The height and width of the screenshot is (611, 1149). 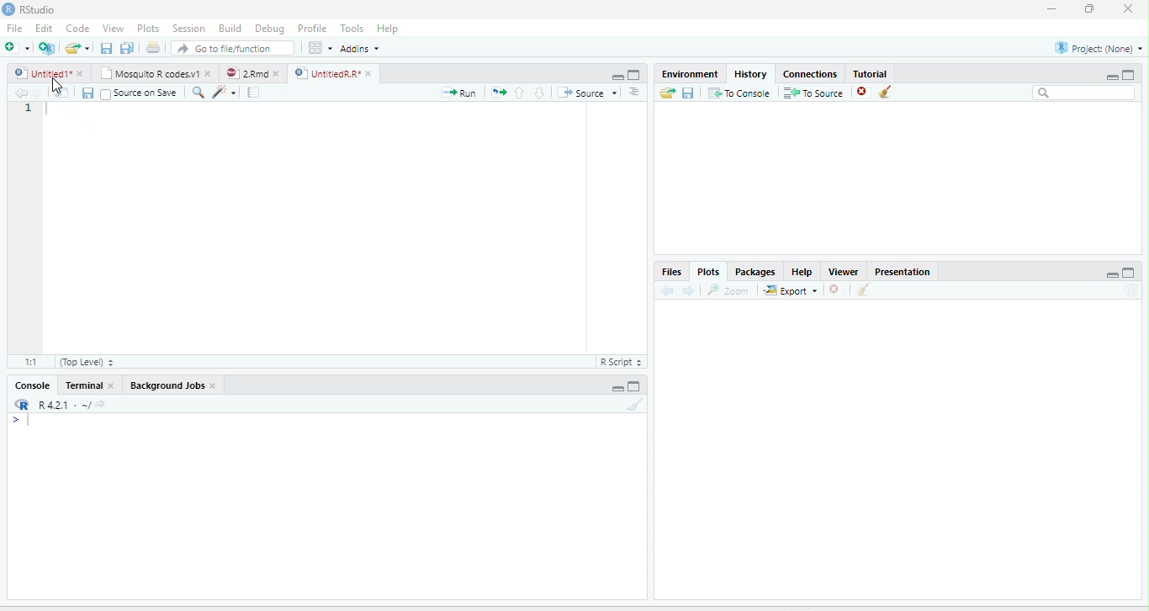 What do you see at coordinates (838, 289) in the screenshot?
I see `Remove current plot` at bounding box center [838, 289].